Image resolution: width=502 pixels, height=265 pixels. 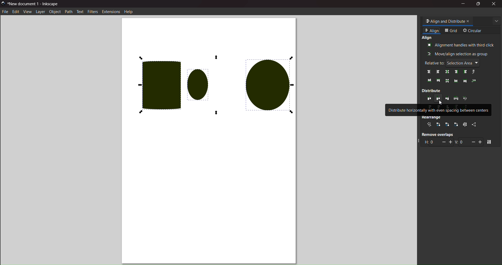 I want to click on filters, so click(x=93, y=11).